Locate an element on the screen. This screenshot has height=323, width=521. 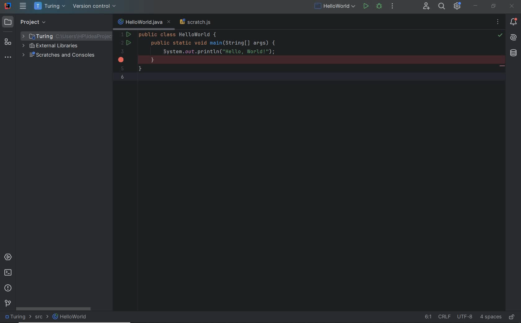
Database is located at coordinates (513, 53).